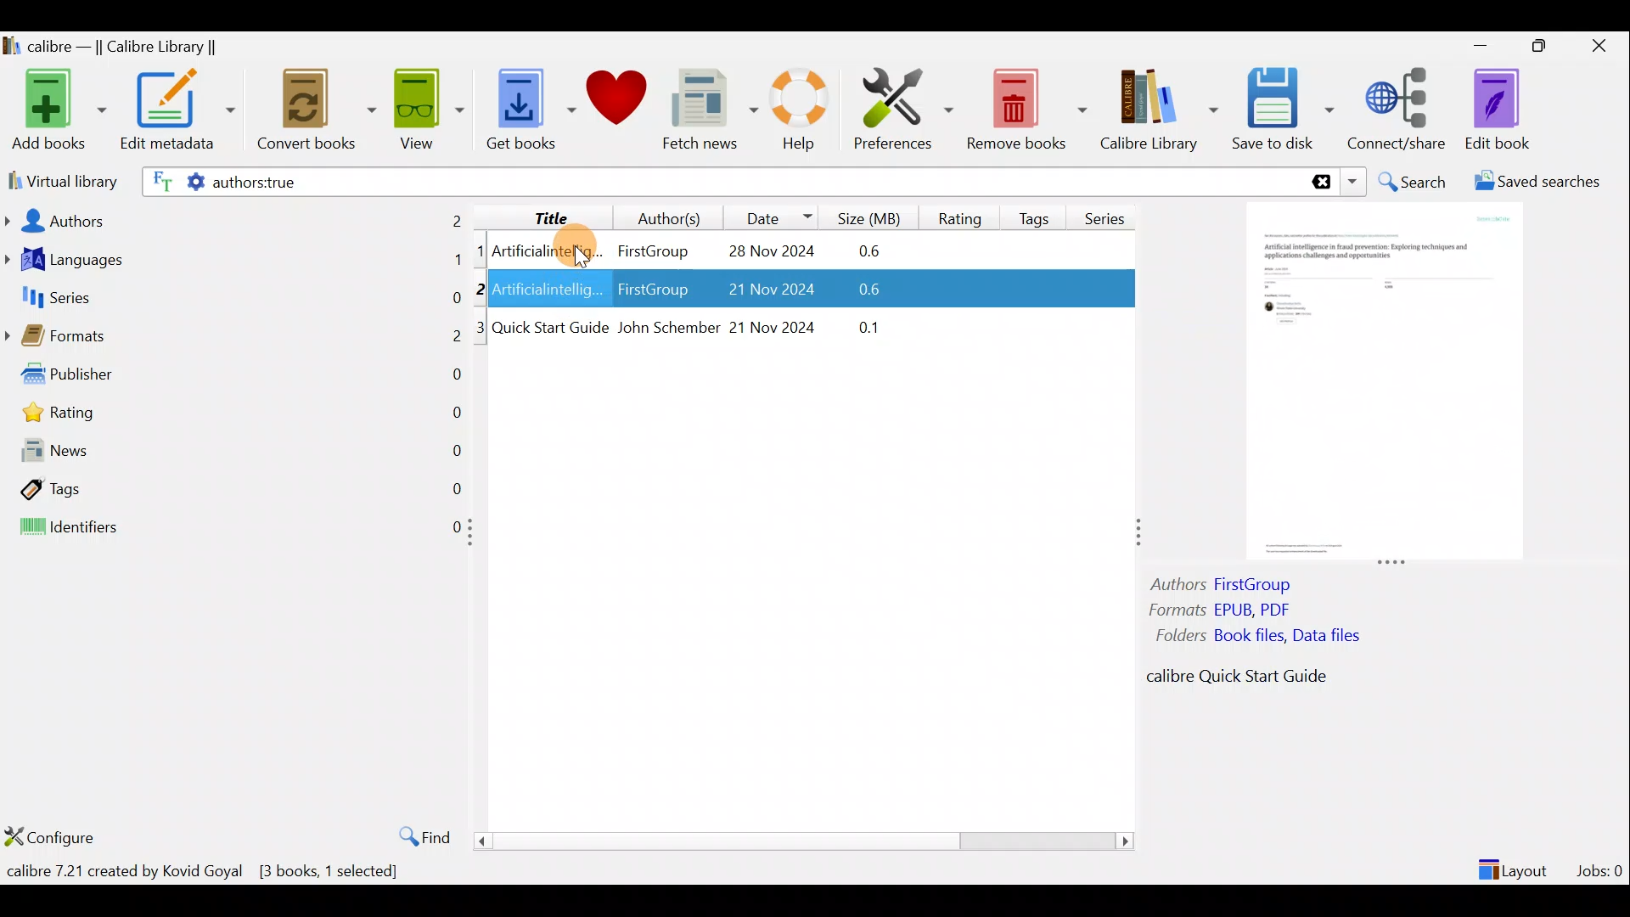 The image size is (1630, 917). I want to click on Save to disk, so click(1283, 110).